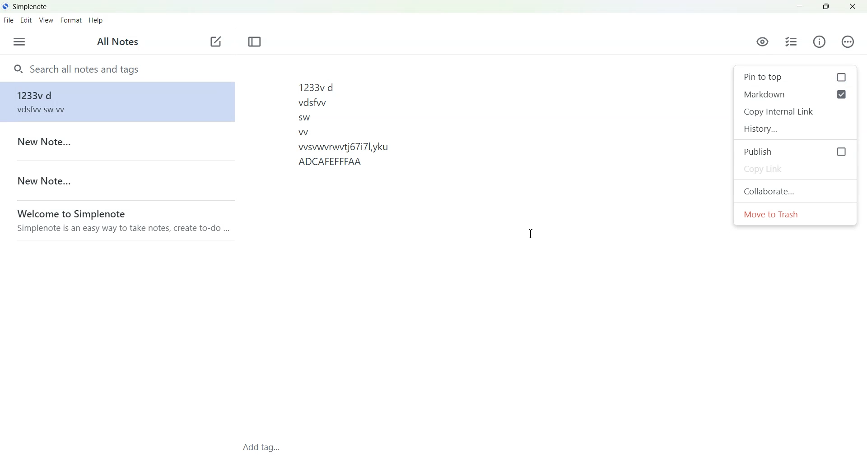  What do you see at coordinates (801, 7) in the screenshot?
I see `Minimize` at bounding box center [801, 7].